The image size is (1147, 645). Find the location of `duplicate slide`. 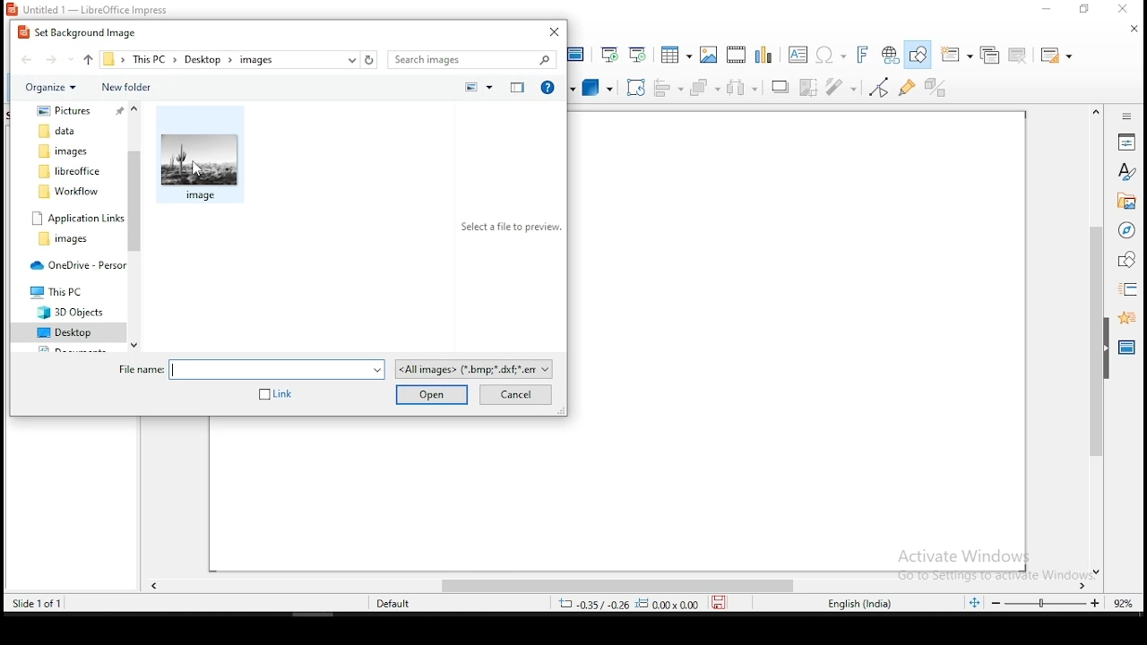

duplicate slide is located at coordinates (988, 56).